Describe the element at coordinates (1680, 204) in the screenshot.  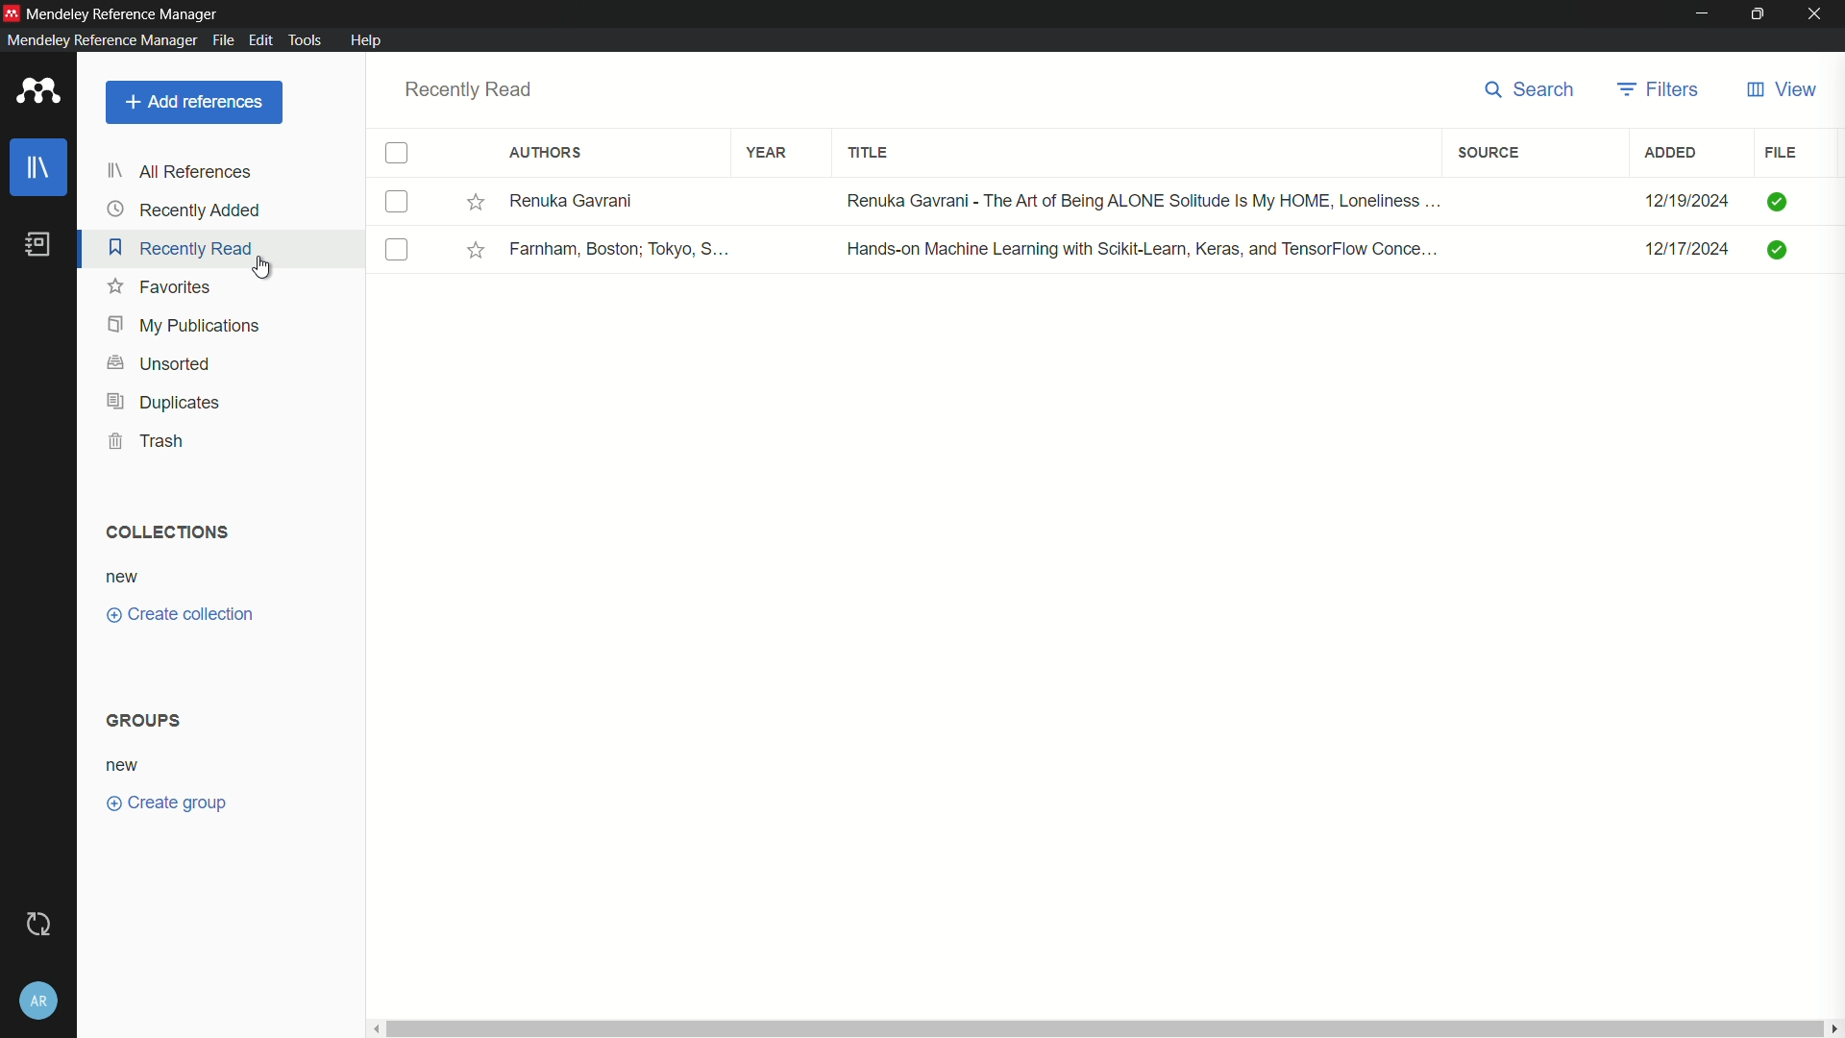
I see `12/19/2024` at that location.